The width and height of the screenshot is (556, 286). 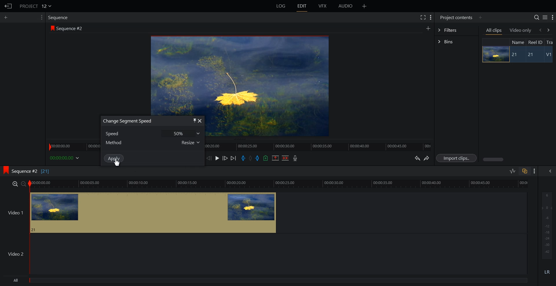 What do you see at coordinates (218, 158) in the screenshot?
I see `Play` at bounding box center [218, 158].